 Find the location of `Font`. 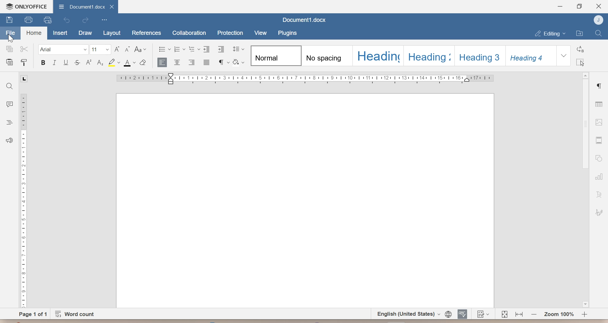

Font is located at coordinates (63, 50).